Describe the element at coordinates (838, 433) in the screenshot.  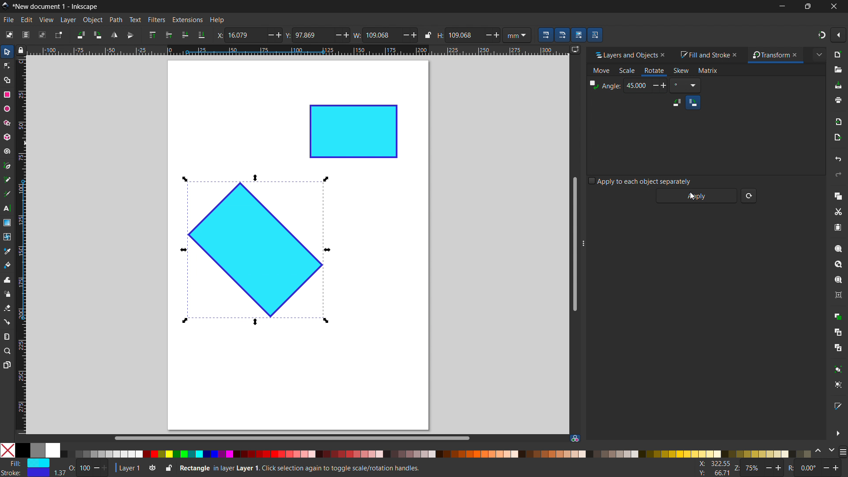
I see `more options` at that location.